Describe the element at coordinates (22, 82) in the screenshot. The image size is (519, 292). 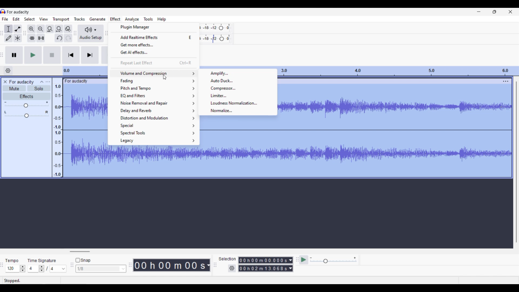
I see `Project name` at that location.